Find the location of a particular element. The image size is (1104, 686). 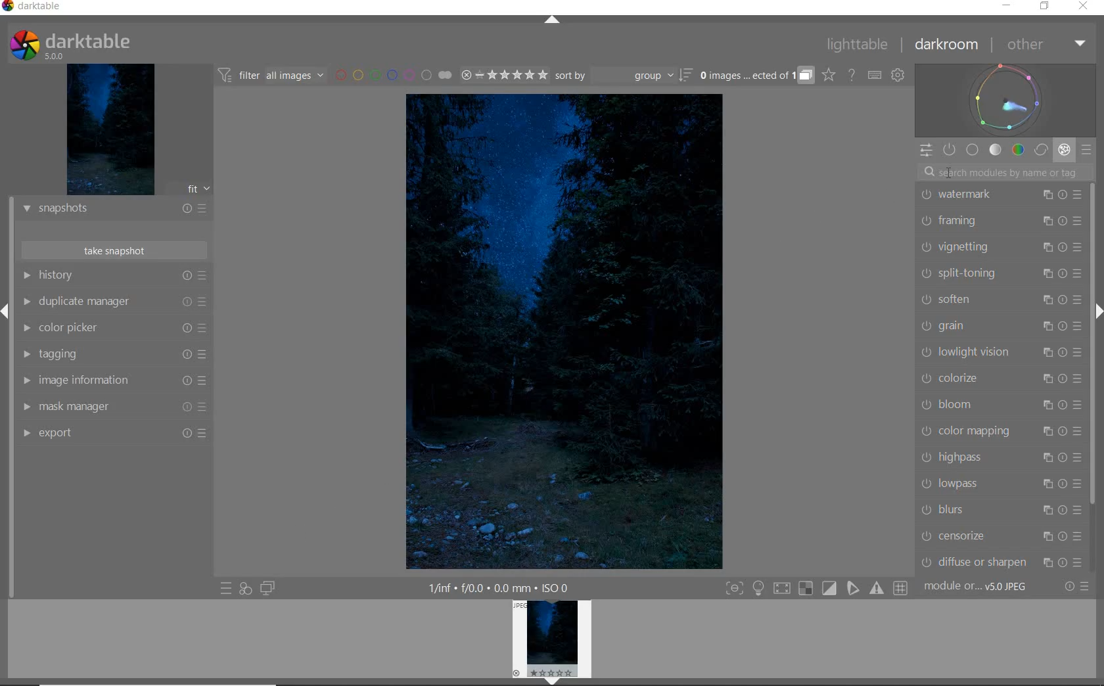

DARKROOM is located at coordinates (946, 45).